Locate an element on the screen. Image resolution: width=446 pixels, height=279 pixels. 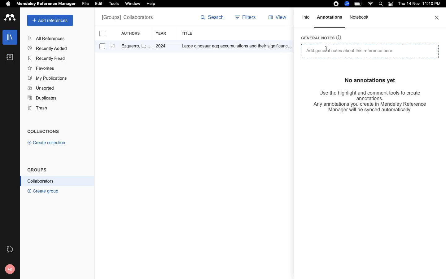
Help is located at coordinates (150, 4).